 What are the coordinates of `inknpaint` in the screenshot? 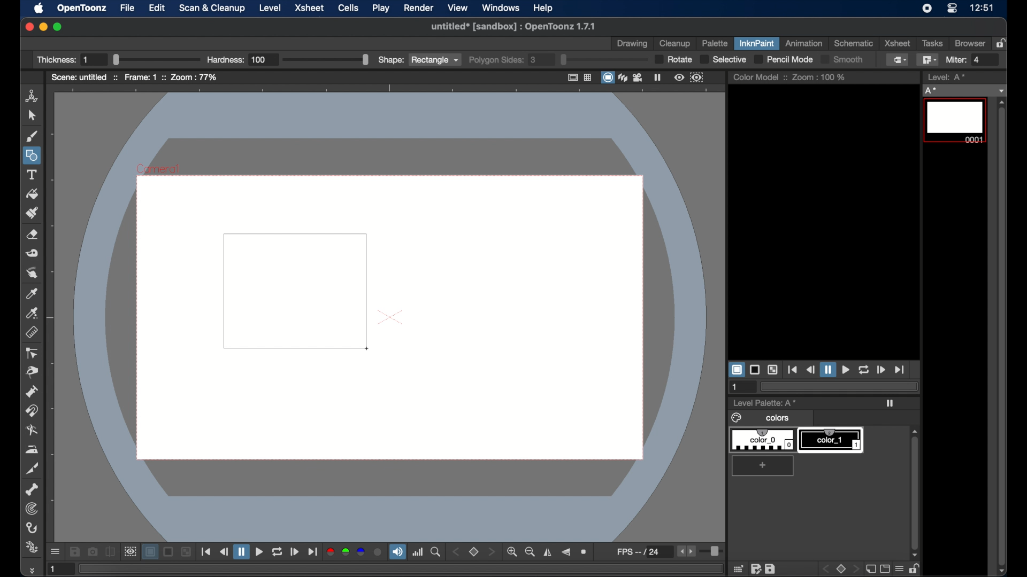 It's located at (756, 43).